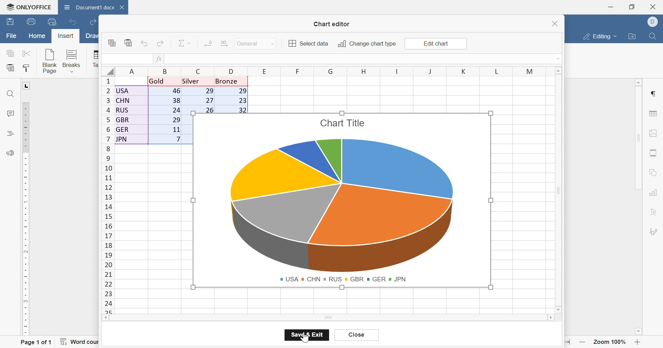 The image size is (663, 348). I want to click on Minimize, so click(611, 8).